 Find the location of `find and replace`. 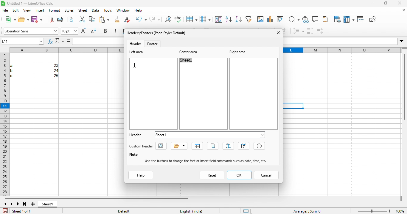

find and replace is located at coordinates (155, 20).